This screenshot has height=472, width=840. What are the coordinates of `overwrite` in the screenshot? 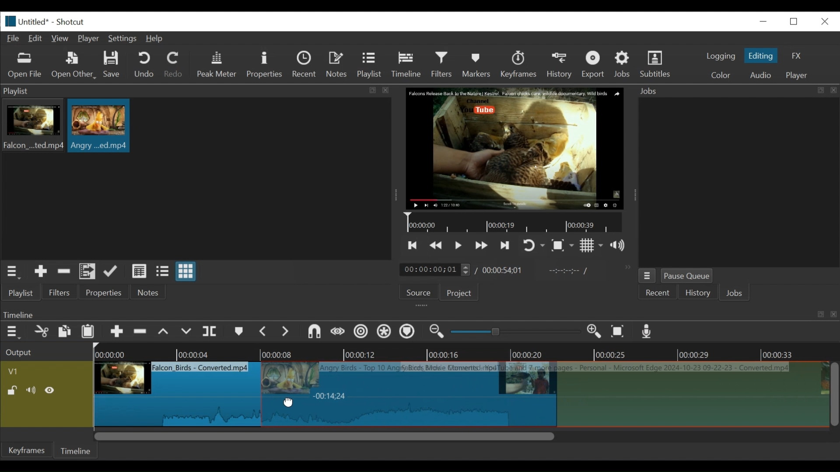 It's located at (188, 332).